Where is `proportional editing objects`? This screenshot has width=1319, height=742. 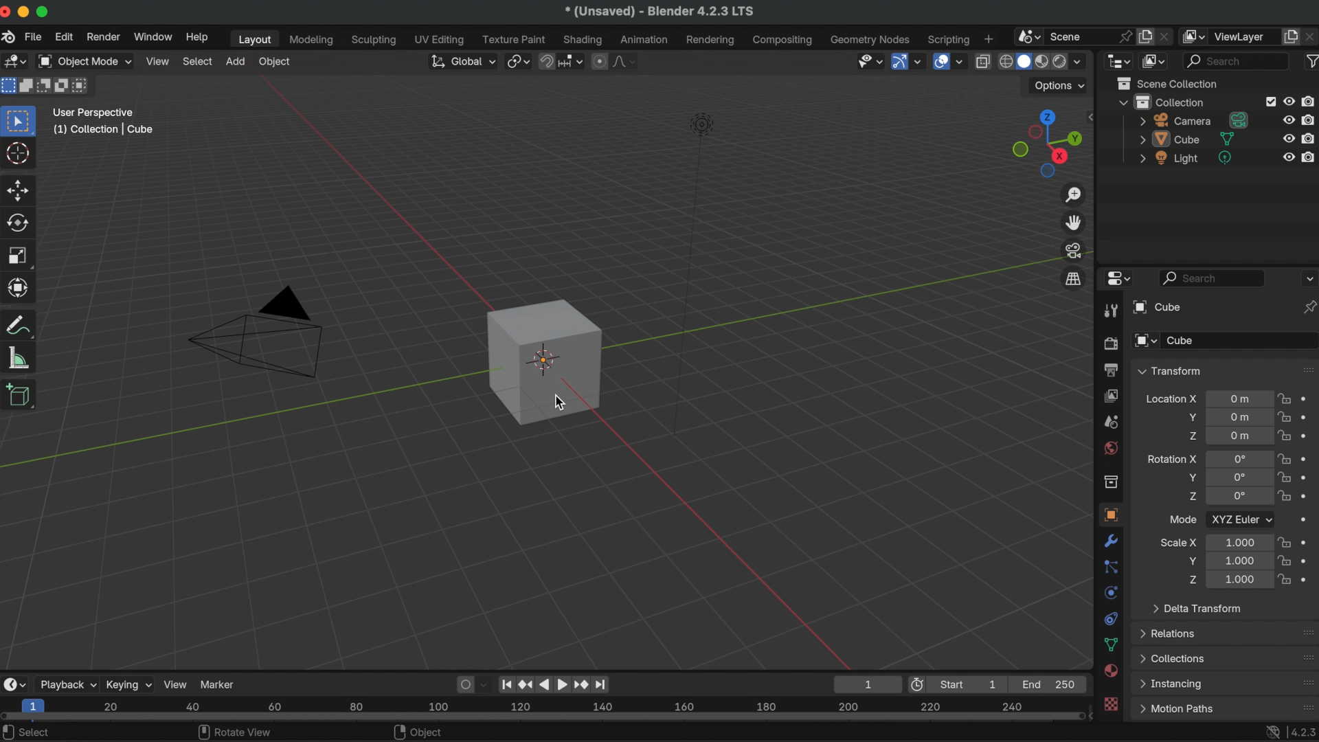 proportional editing objects is located at coordinates (600, 61).